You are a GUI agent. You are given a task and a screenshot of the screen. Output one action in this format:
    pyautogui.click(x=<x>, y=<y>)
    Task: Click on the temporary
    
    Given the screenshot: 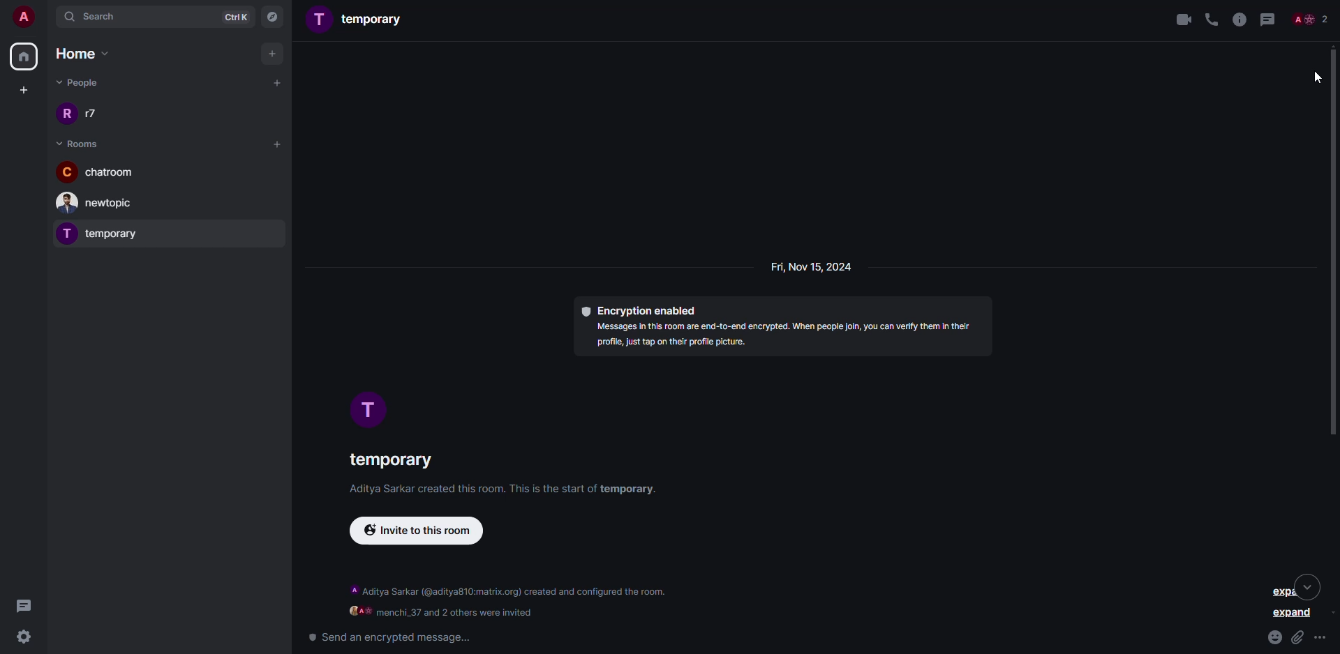 What is the action you would take?
    pyautogui.click(x=389, y=460)
    